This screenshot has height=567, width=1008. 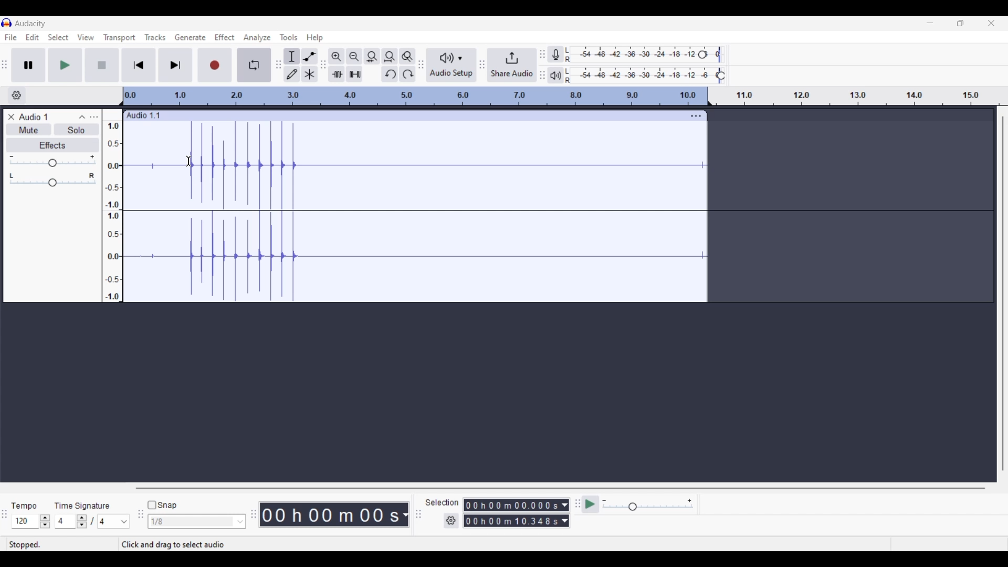 What do you see at coordinates (81, 117) in the screenshot?
I see `Collapse` at bounding box center [81, 117].